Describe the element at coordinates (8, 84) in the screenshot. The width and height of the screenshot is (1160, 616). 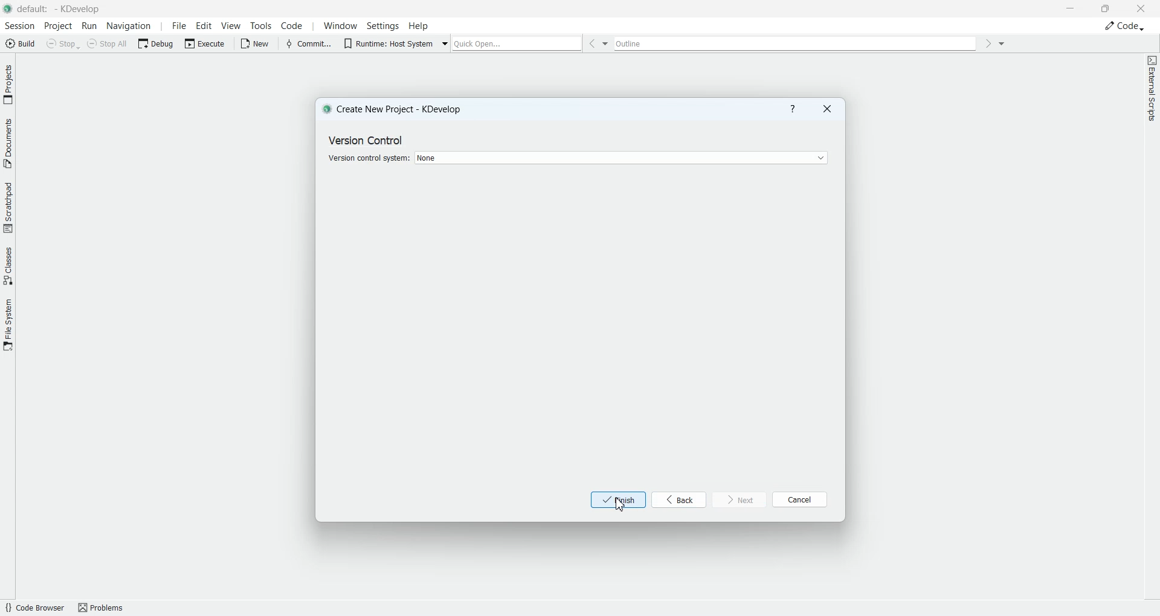
I see `Projects` at that location.